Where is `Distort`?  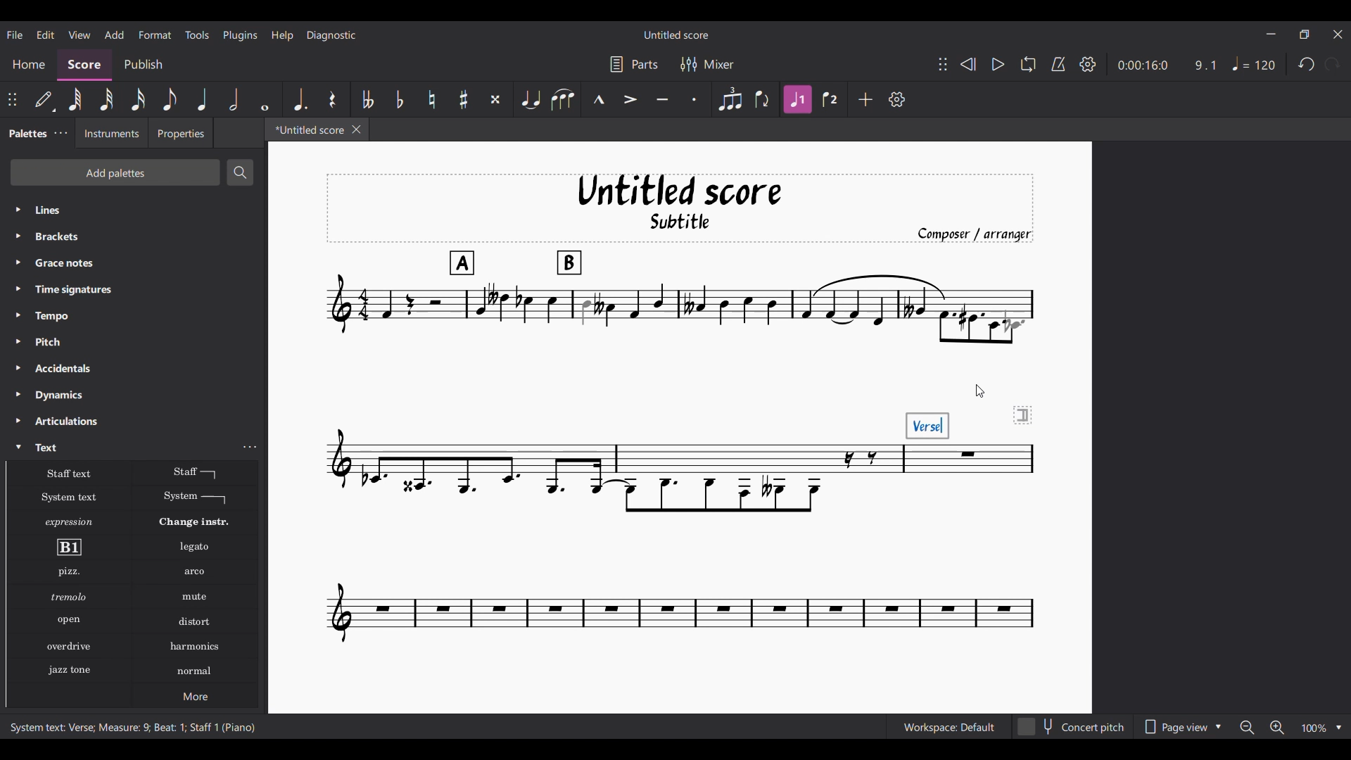 Distort is located at coordinates (195, 622).